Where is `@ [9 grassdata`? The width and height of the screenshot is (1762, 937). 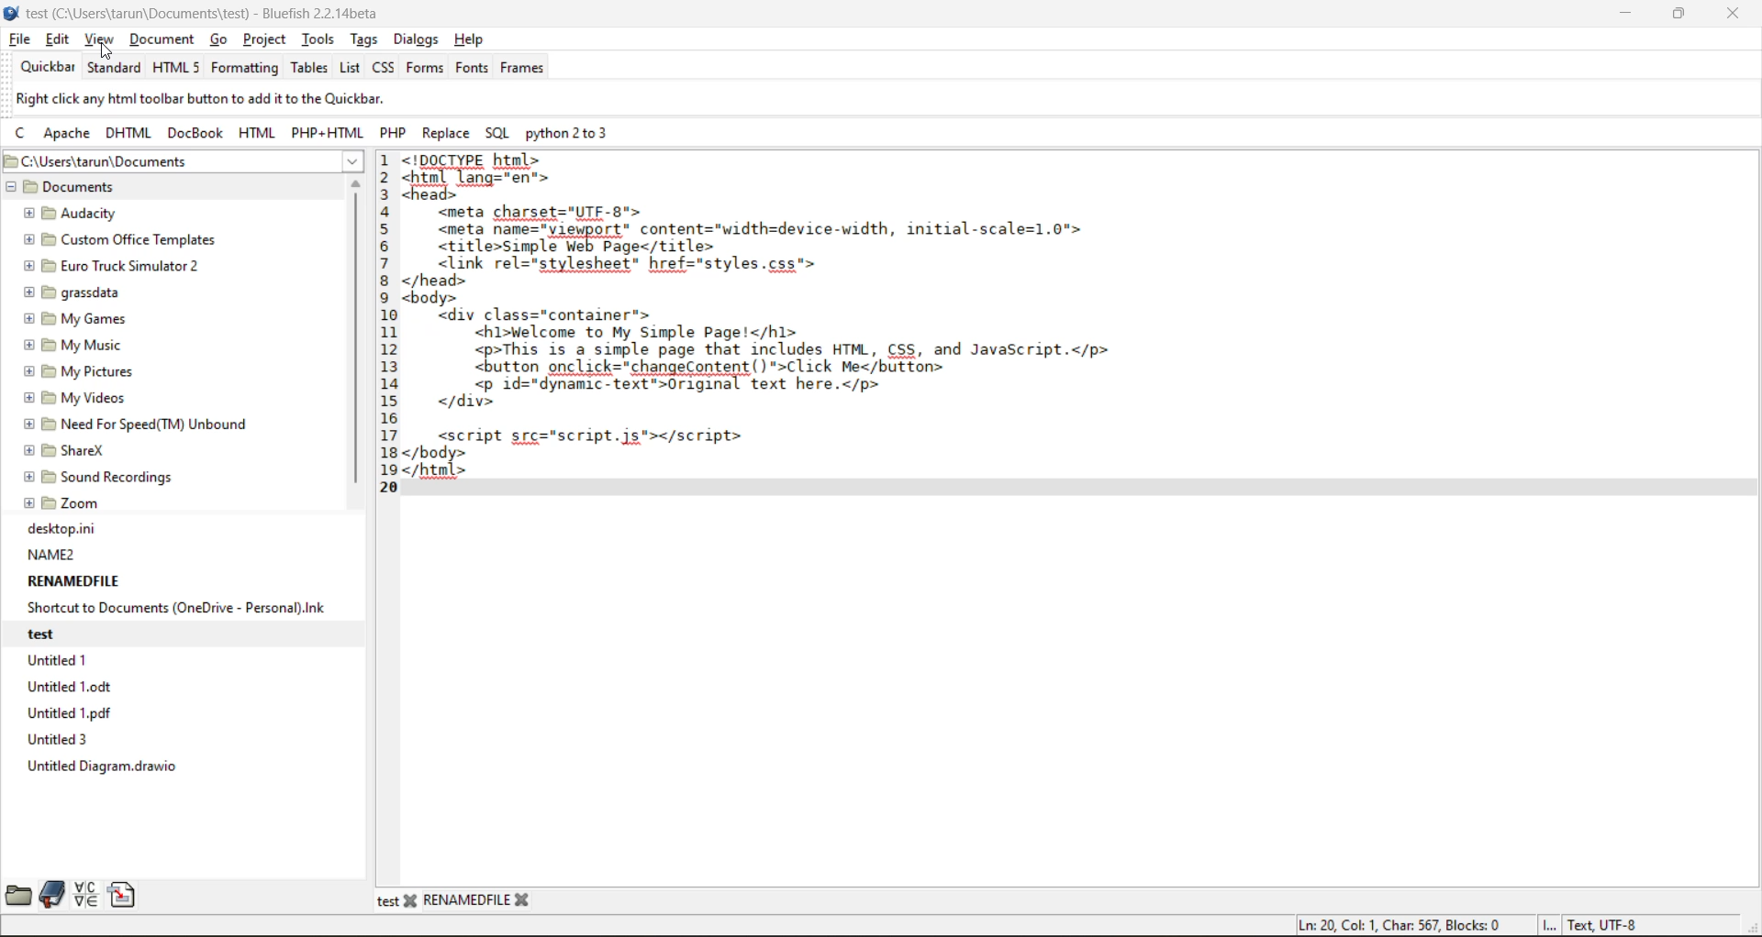
@ [9 grassdata is located at coordinates (72, 292).